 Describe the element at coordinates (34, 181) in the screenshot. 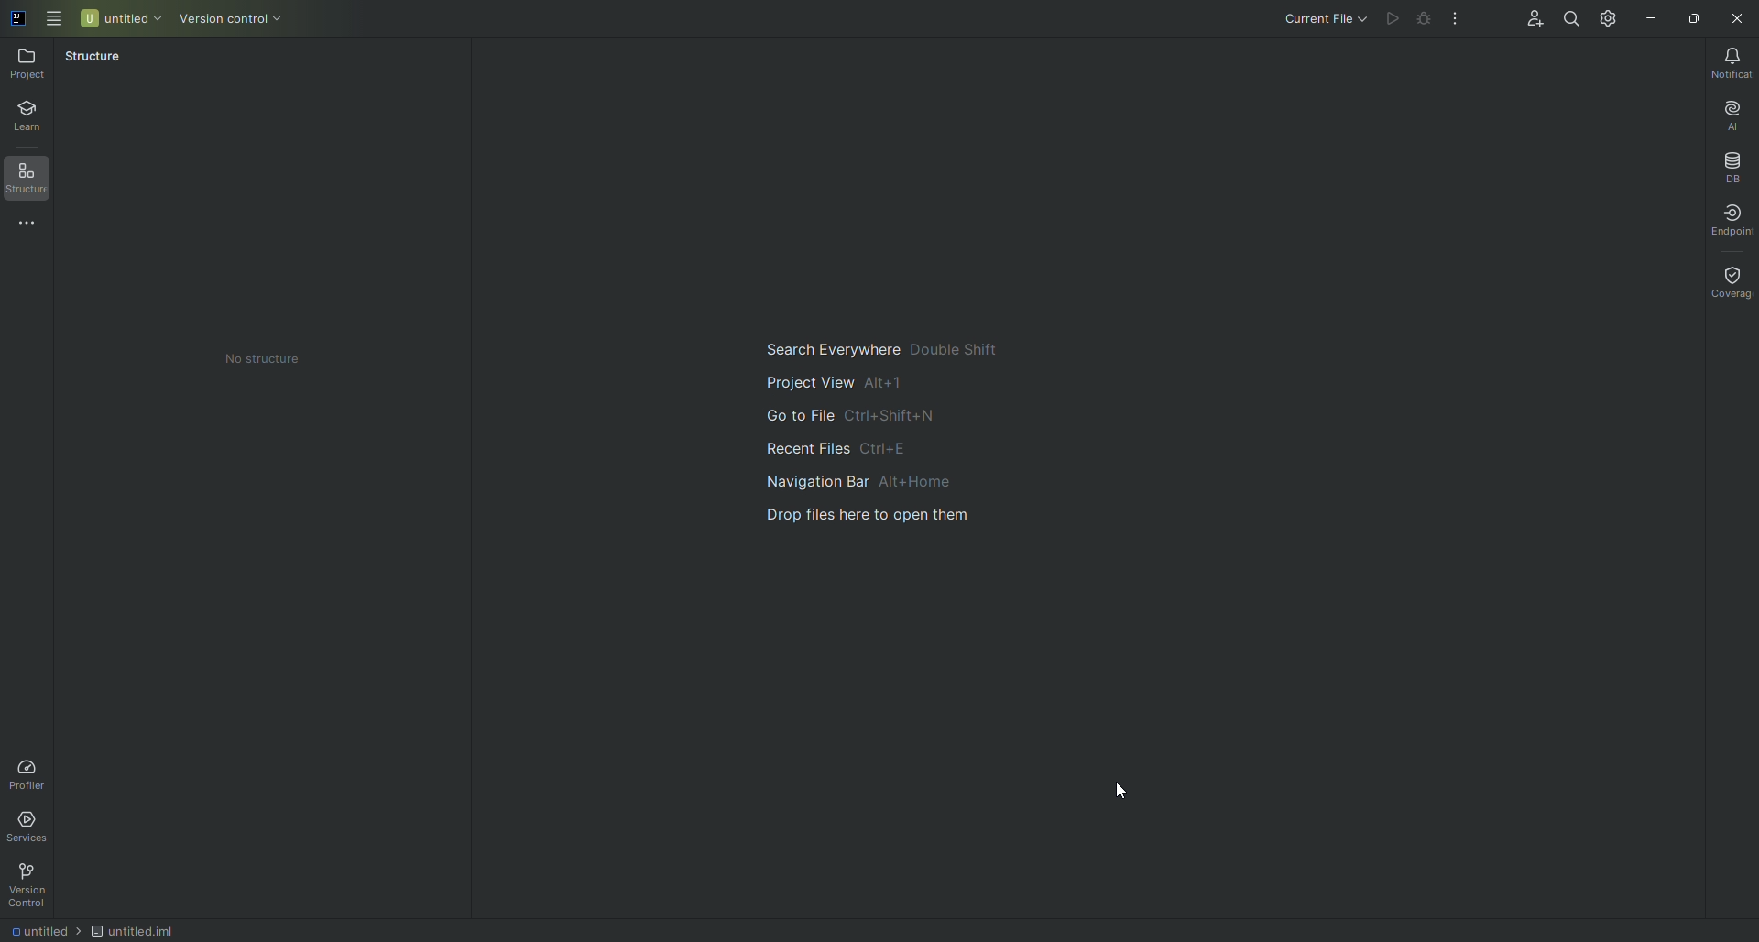

I see `Structure` at that location.